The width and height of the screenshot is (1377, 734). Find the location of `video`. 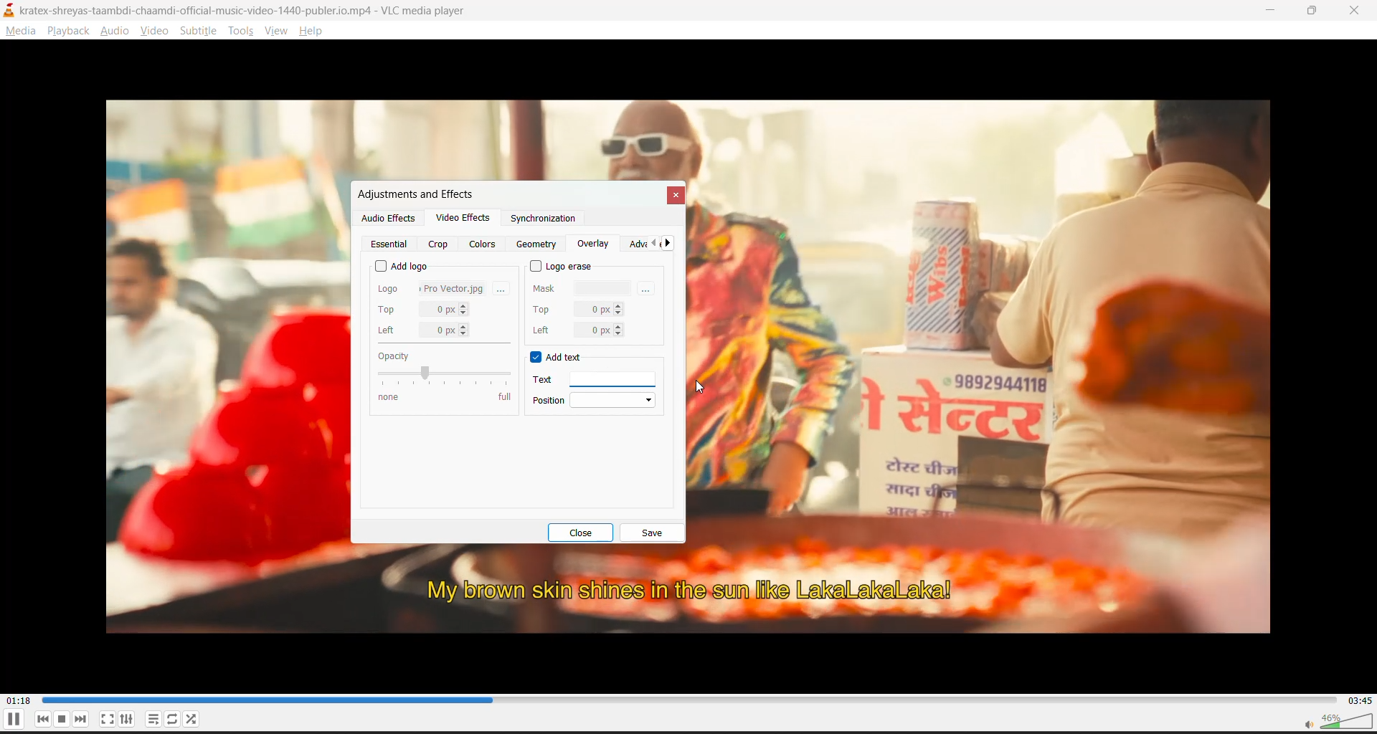

video is located at coordinates (156, 30).